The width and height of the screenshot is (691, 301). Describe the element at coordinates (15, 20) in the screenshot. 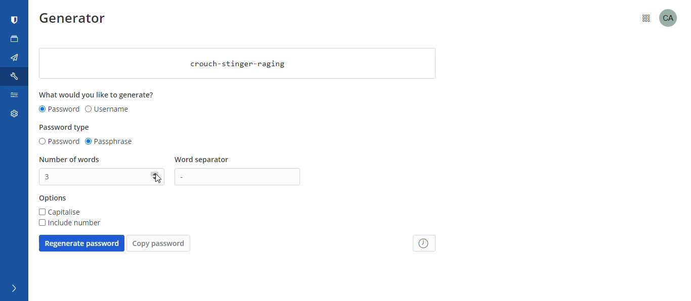

I see `bitwarden logo` at that location.